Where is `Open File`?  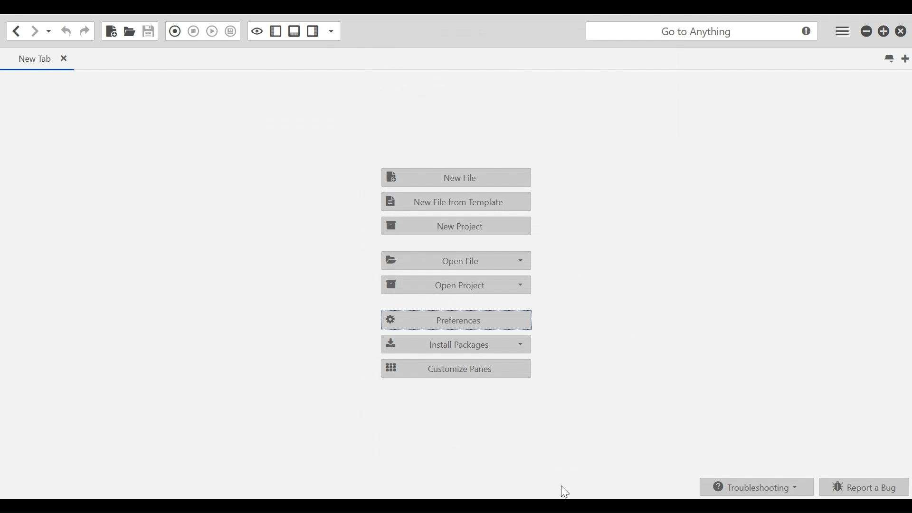 Open File is located at coordinates (455, 260).